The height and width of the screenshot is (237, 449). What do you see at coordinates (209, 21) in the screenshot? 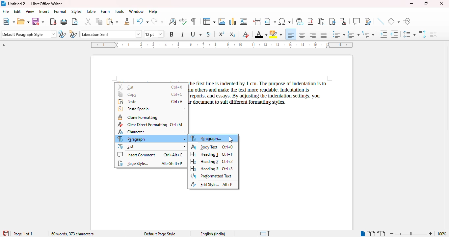
I see `table` at bounding box center [209, 21].